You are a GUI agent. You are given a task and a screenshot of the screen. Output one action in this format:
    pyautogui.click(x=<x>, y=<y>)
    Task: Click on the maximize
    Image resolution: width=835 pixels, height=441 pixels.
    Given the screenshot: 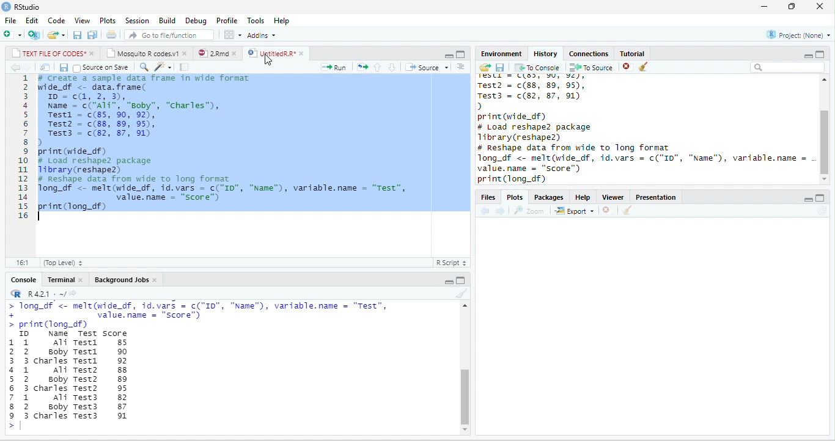 What is the action you would take?
    pyautogui.click(x=821, y=198)
    